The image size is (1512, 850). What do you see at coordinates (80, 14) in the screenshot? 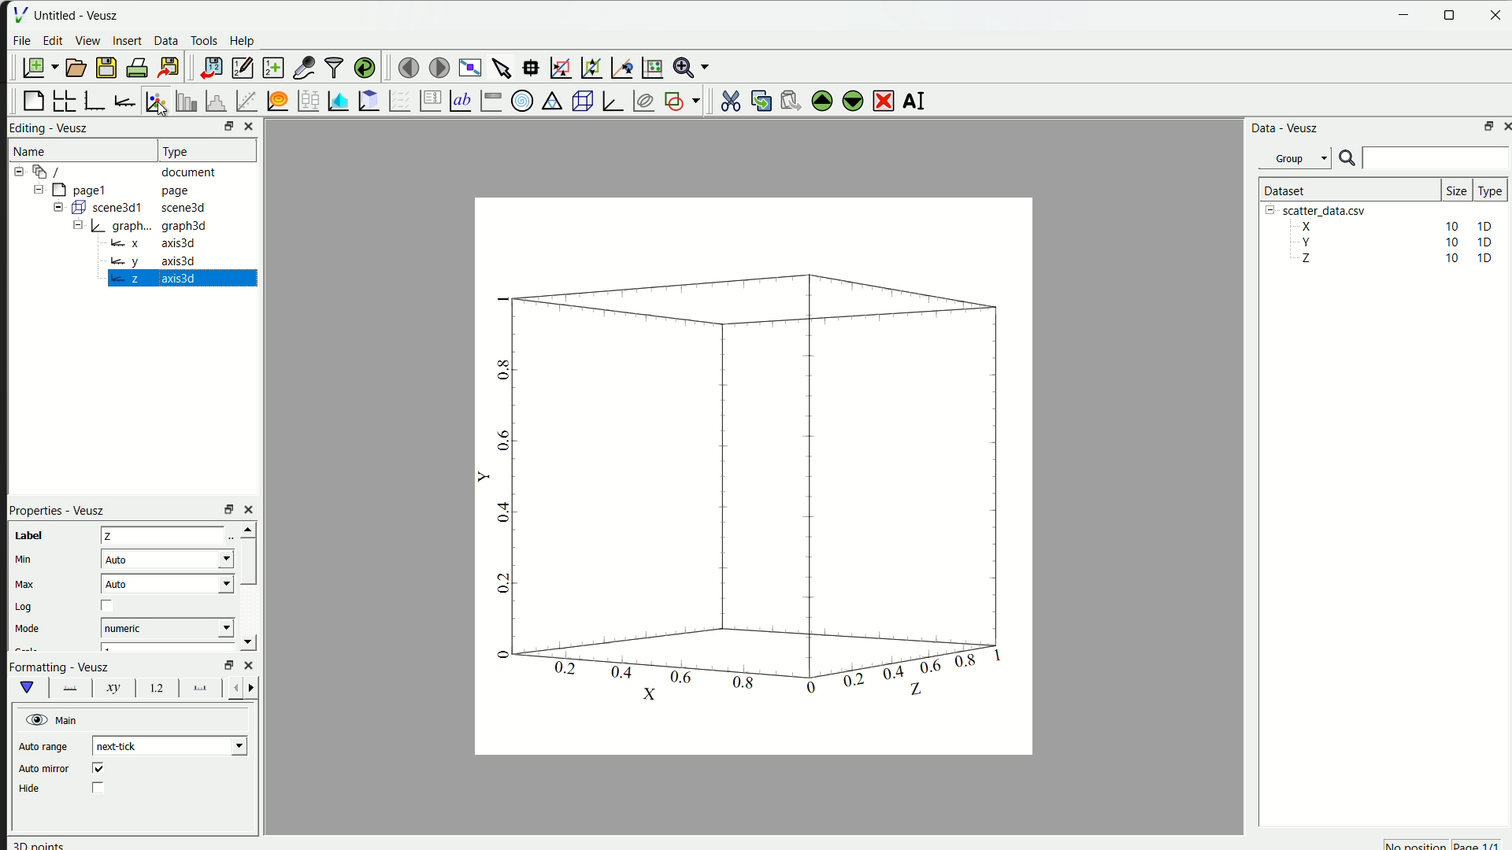
I see `Untitled - Veusz` at bounding box center [80, 14].